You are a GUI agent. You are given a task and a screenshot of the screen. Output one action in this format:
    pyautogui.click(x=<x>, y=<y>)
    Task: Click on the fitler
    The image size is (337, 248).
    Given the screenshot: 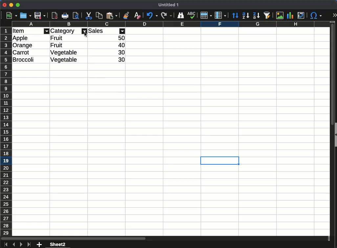 What is the action you would take?
    pyautogui.click(x=123, y=31)
    